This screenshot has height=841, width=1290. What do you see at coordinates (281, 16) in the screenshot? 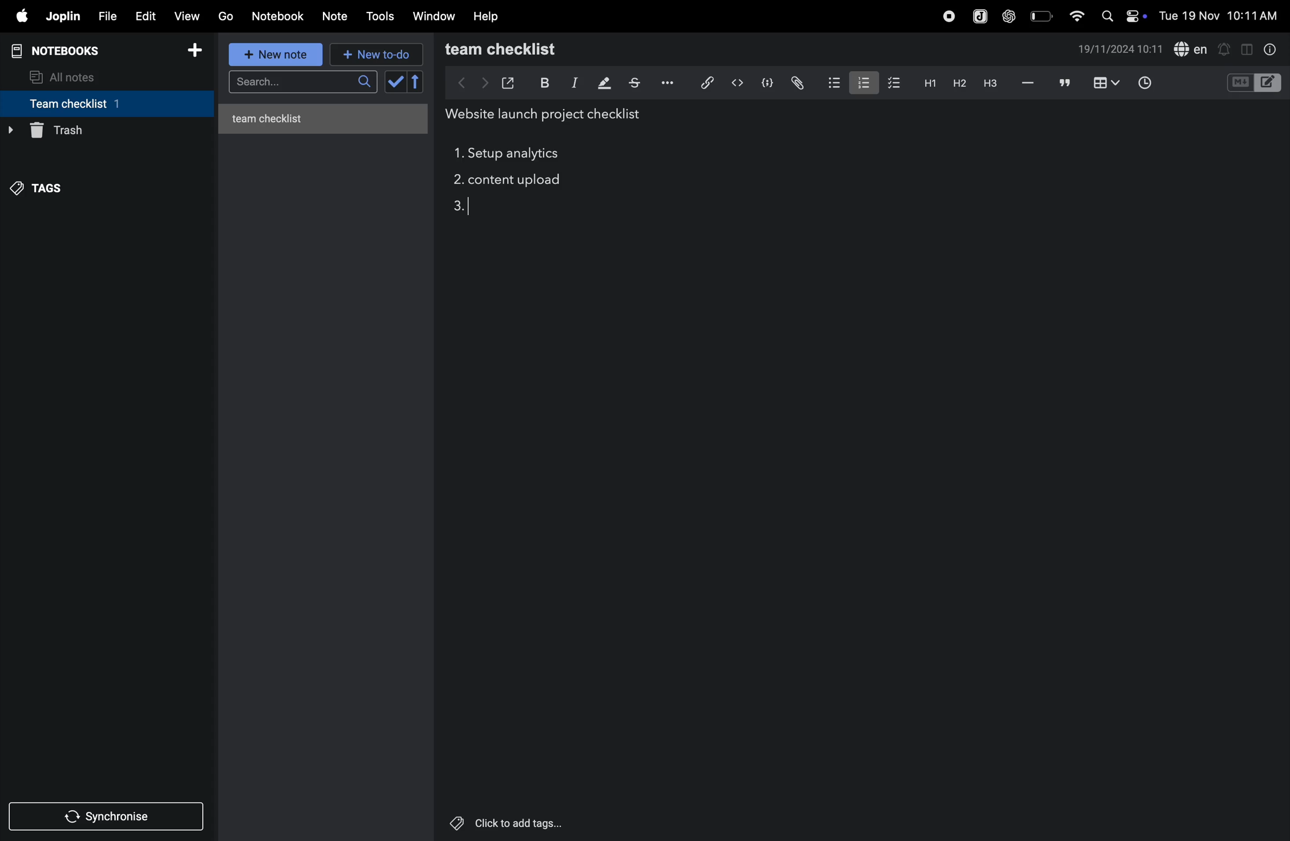
I see `Notebook` at bounding box center [281, 16].